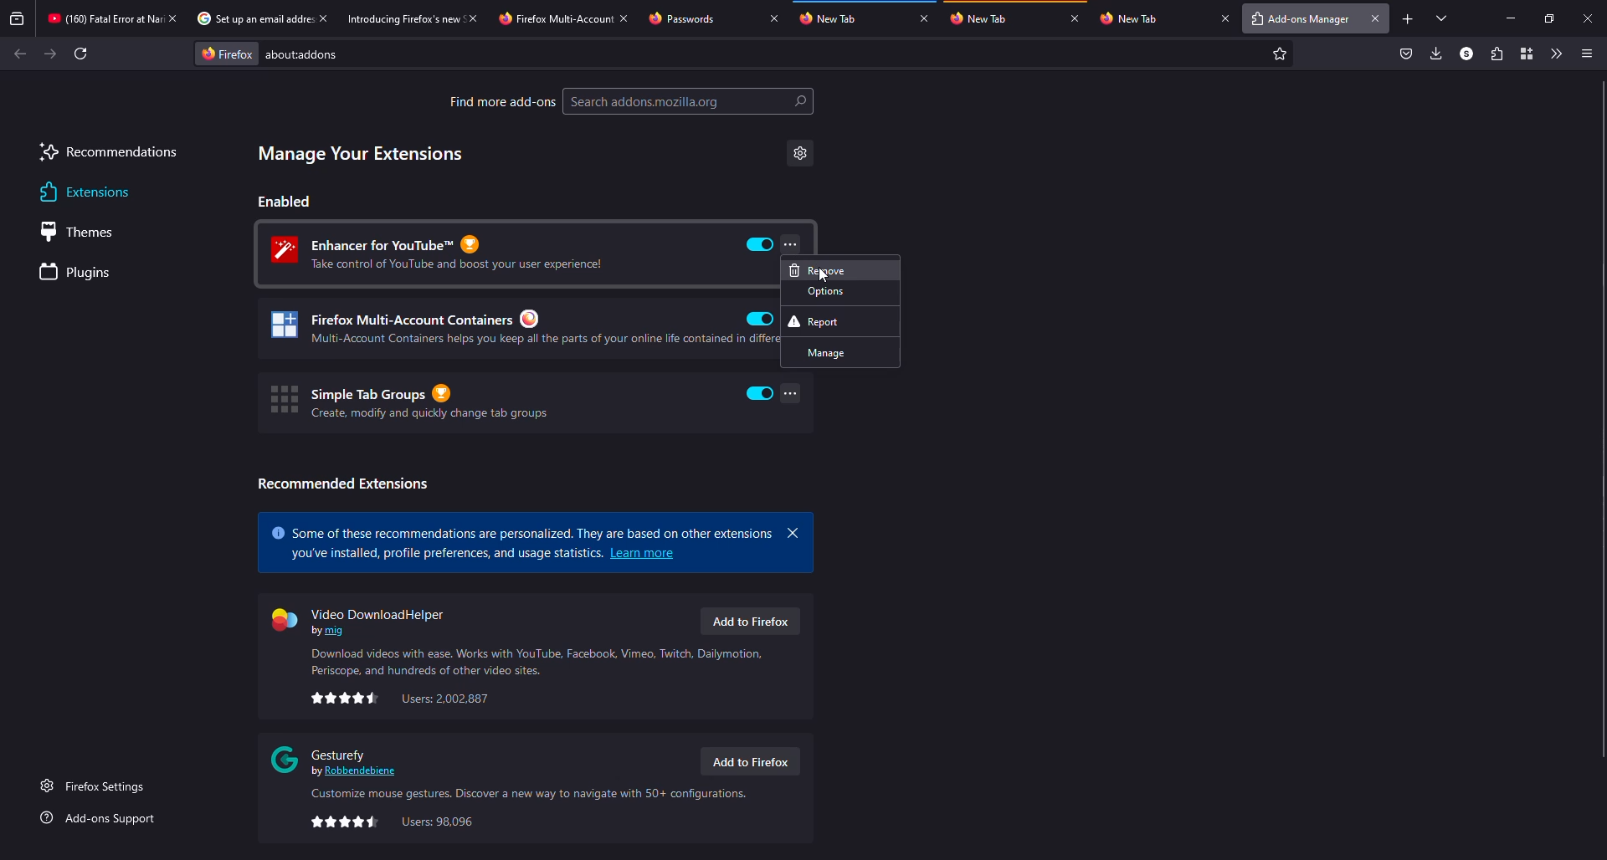 This screenshot has width=1607, height=860. I want to click on more, so click(790, 243).